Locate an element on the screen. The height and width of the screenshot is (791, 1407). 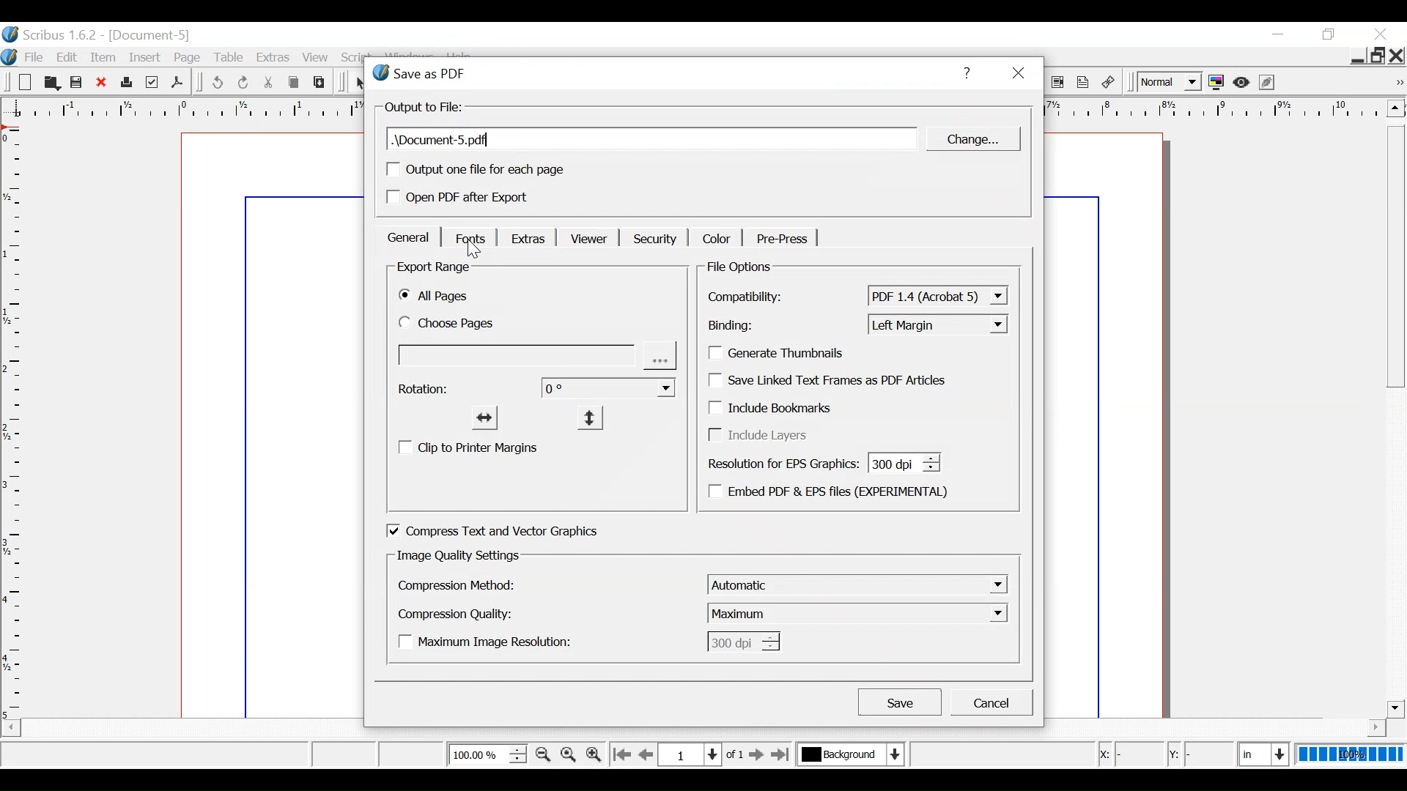
Fonts is located at coordinates (470, 237).